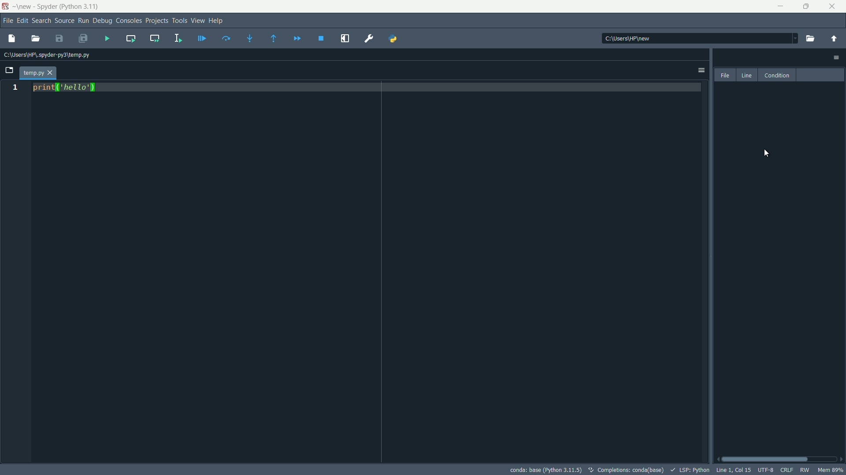 The image size is (846, 475). I want to click on run current line, so click(226, 38).